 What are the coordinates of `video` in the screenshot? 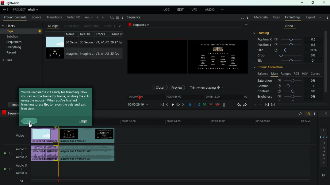 It's located at (54, 42).